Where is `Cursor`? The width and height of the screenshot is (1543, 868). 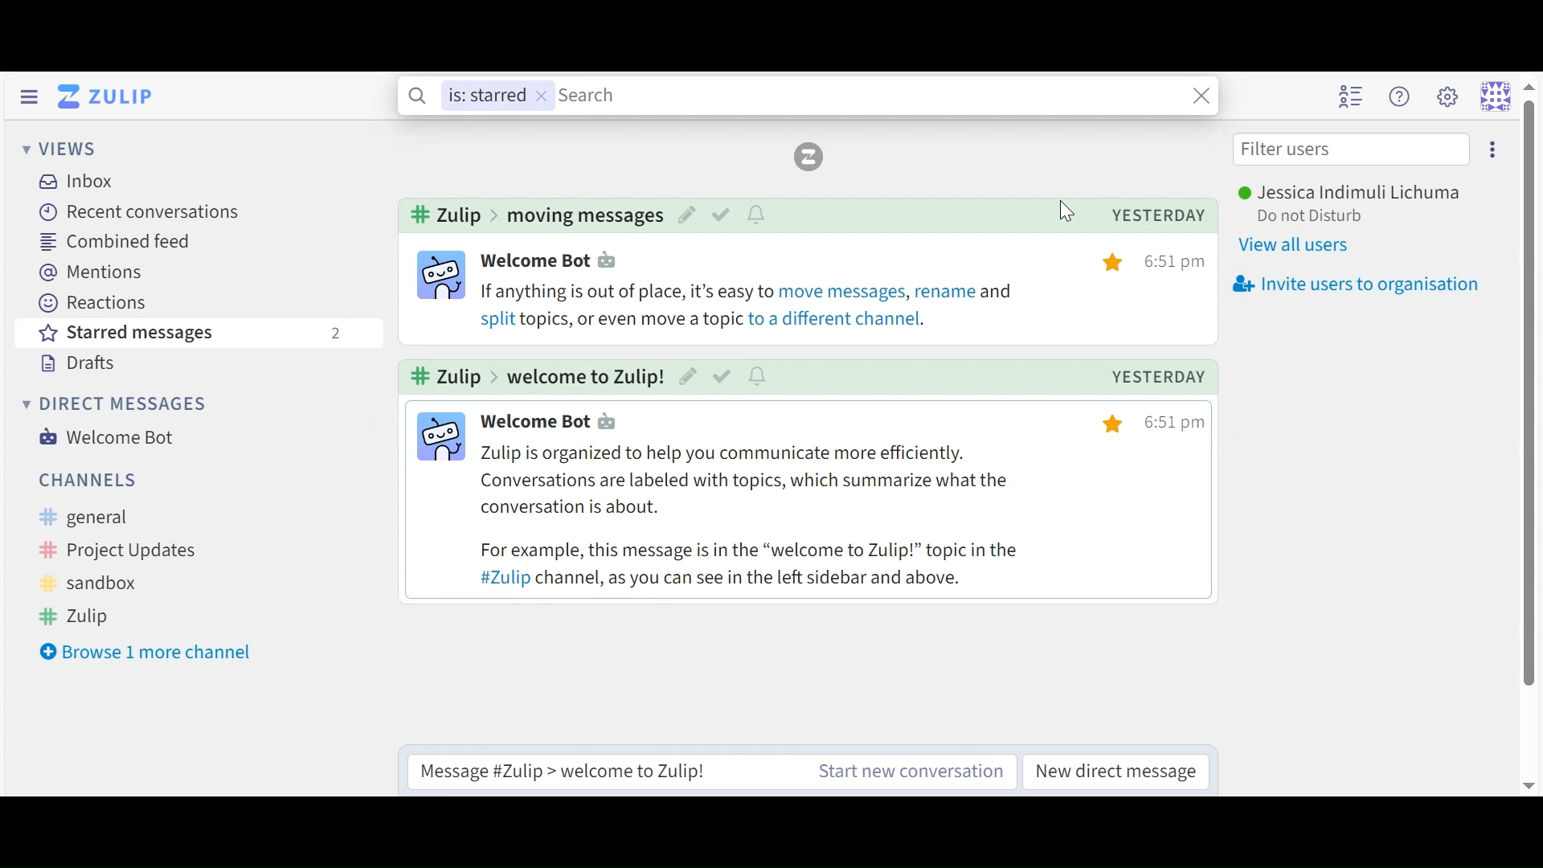
Cursor is located at coordinates (1527, 399).